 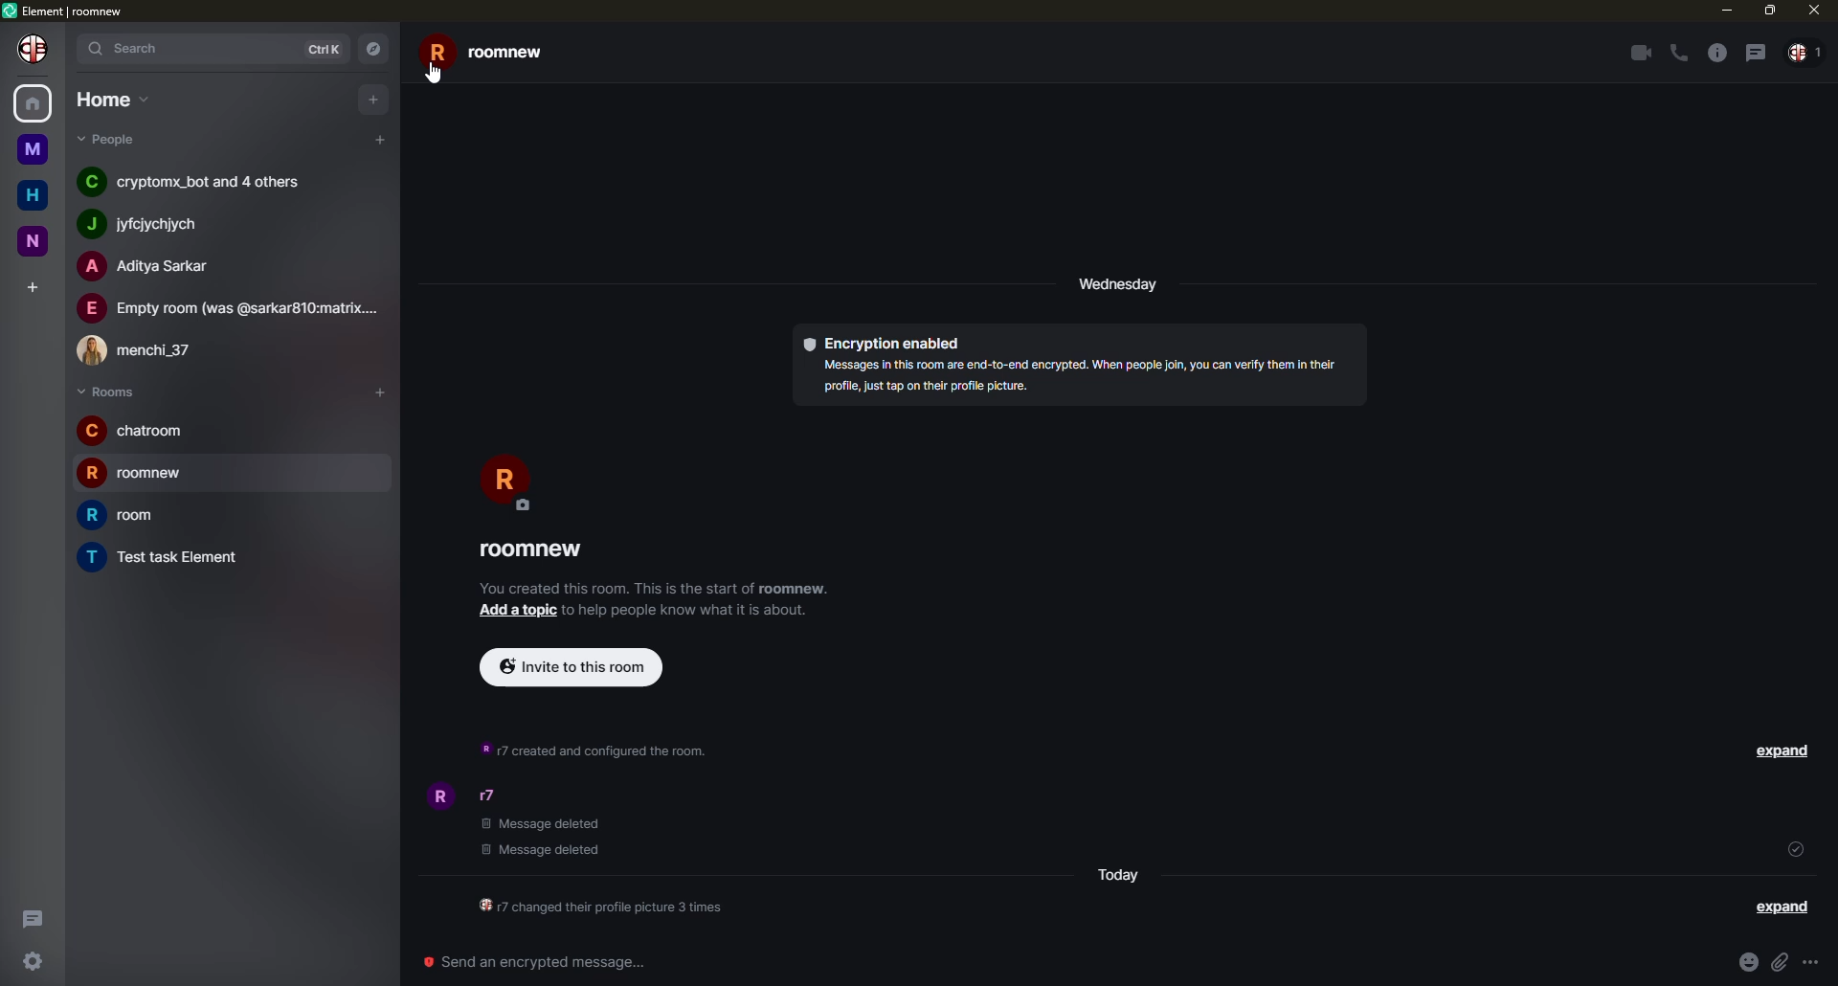 I want to click on people, so click(x=145, y=350).